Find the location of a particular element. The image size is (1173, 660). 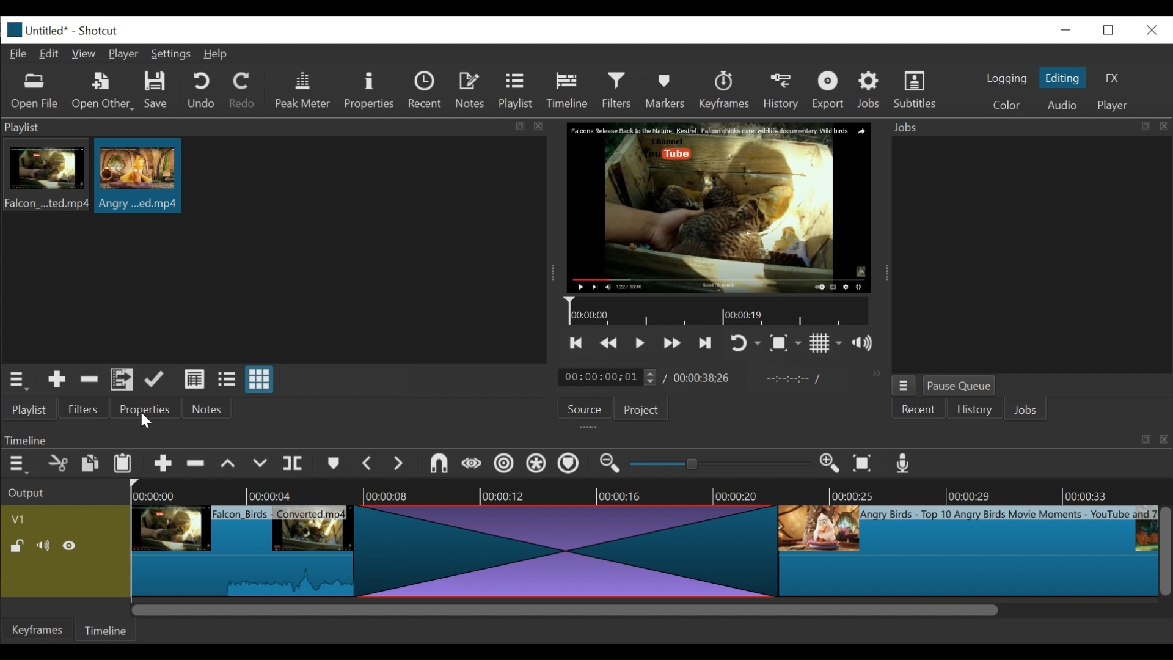

Edit is located at coordinates (52, 53).